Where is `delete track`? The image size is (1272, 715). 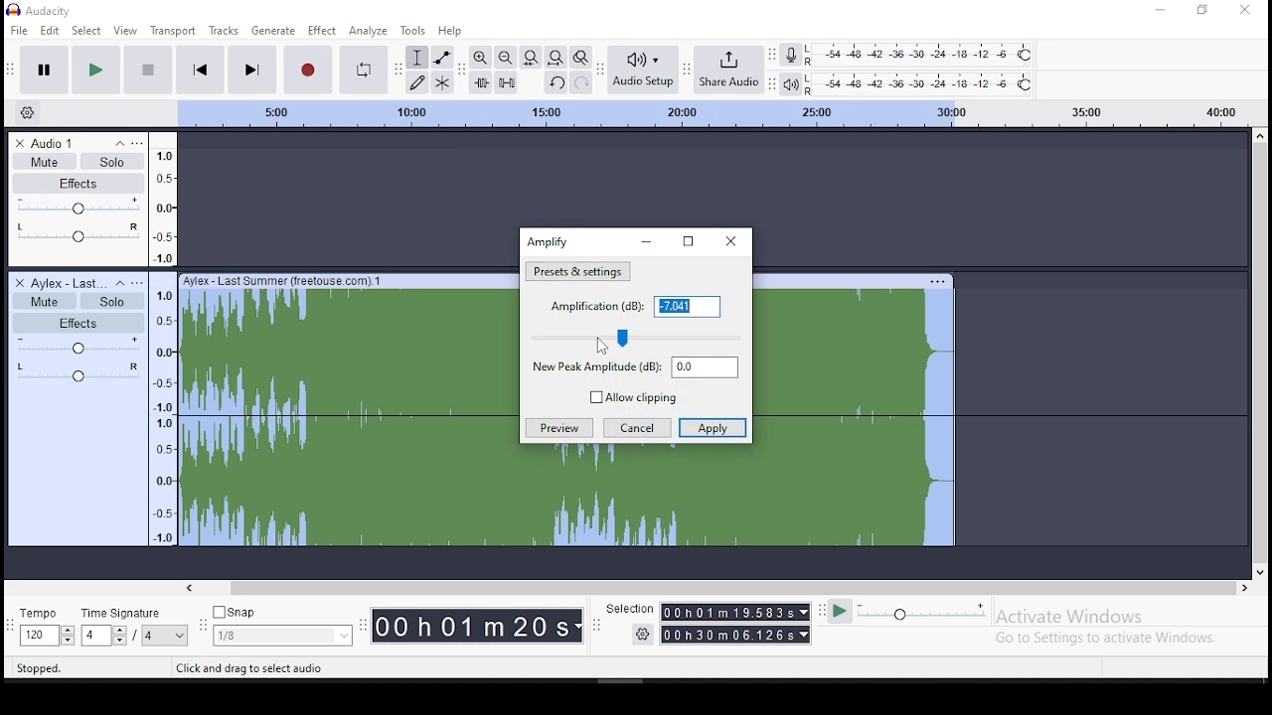 delete track is located at coordinates (21, 142).